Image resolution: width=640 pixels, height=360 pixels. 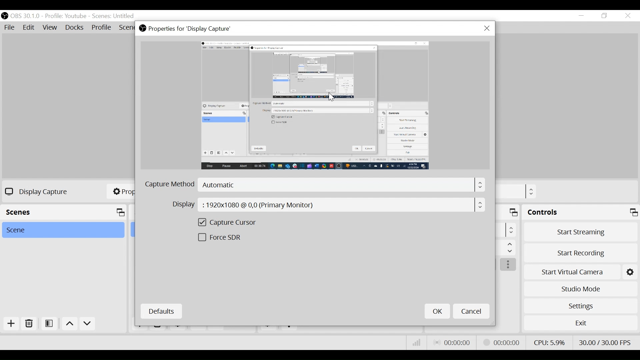 What do you see at coordinates (471, 311) in the screenshot?
I see `Cancel` at bounding box center [471, 311].